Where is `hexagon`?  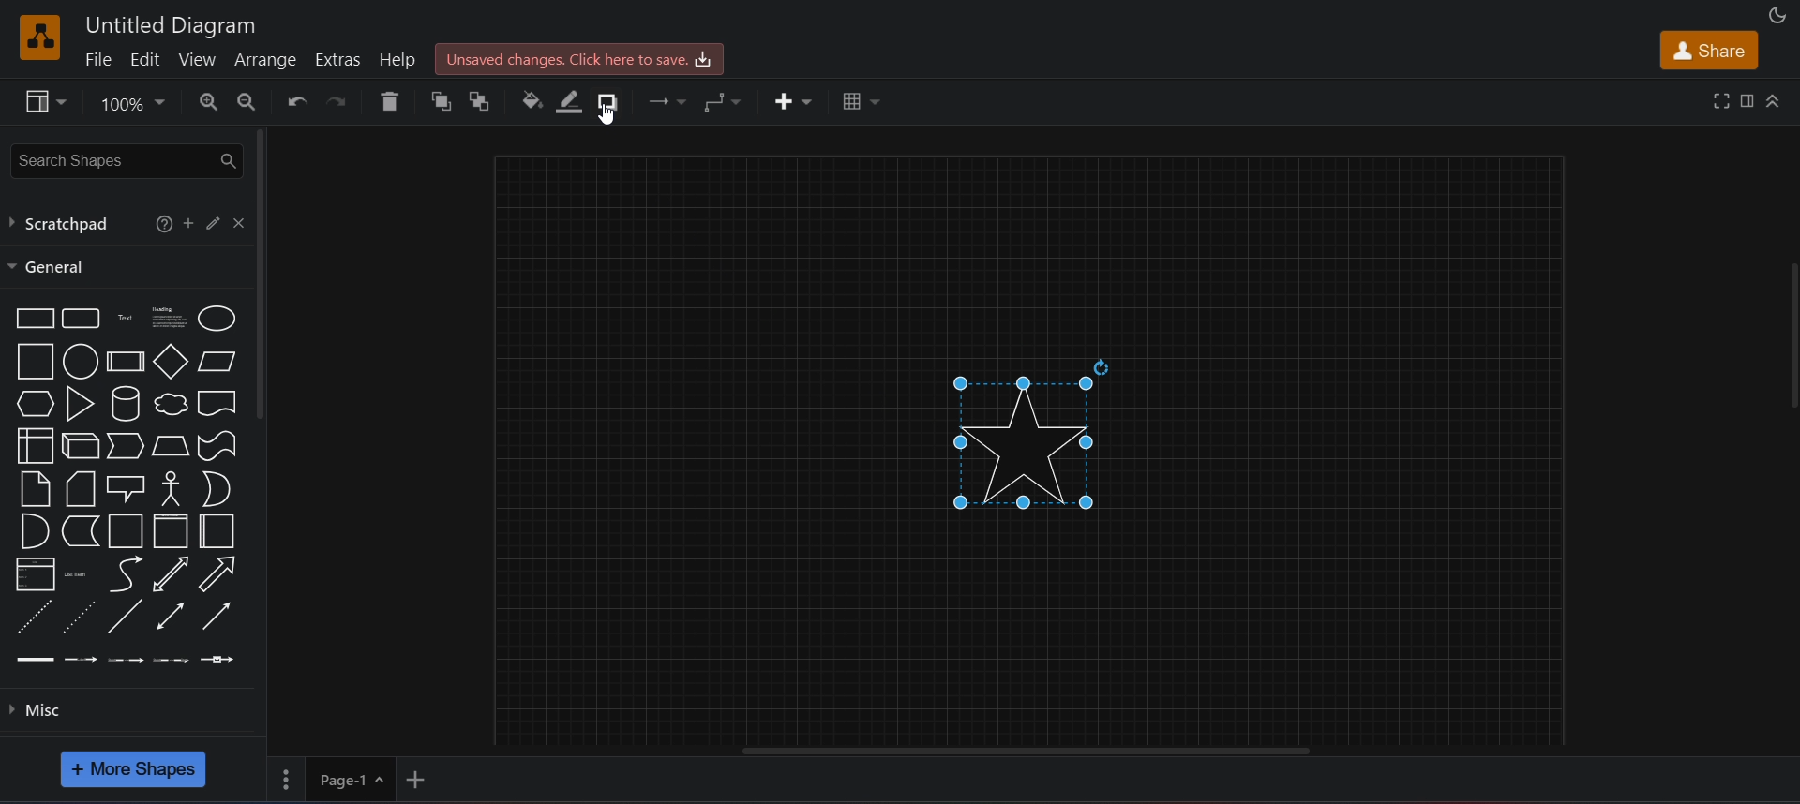 hexagon is located at coordinates (31, 402).